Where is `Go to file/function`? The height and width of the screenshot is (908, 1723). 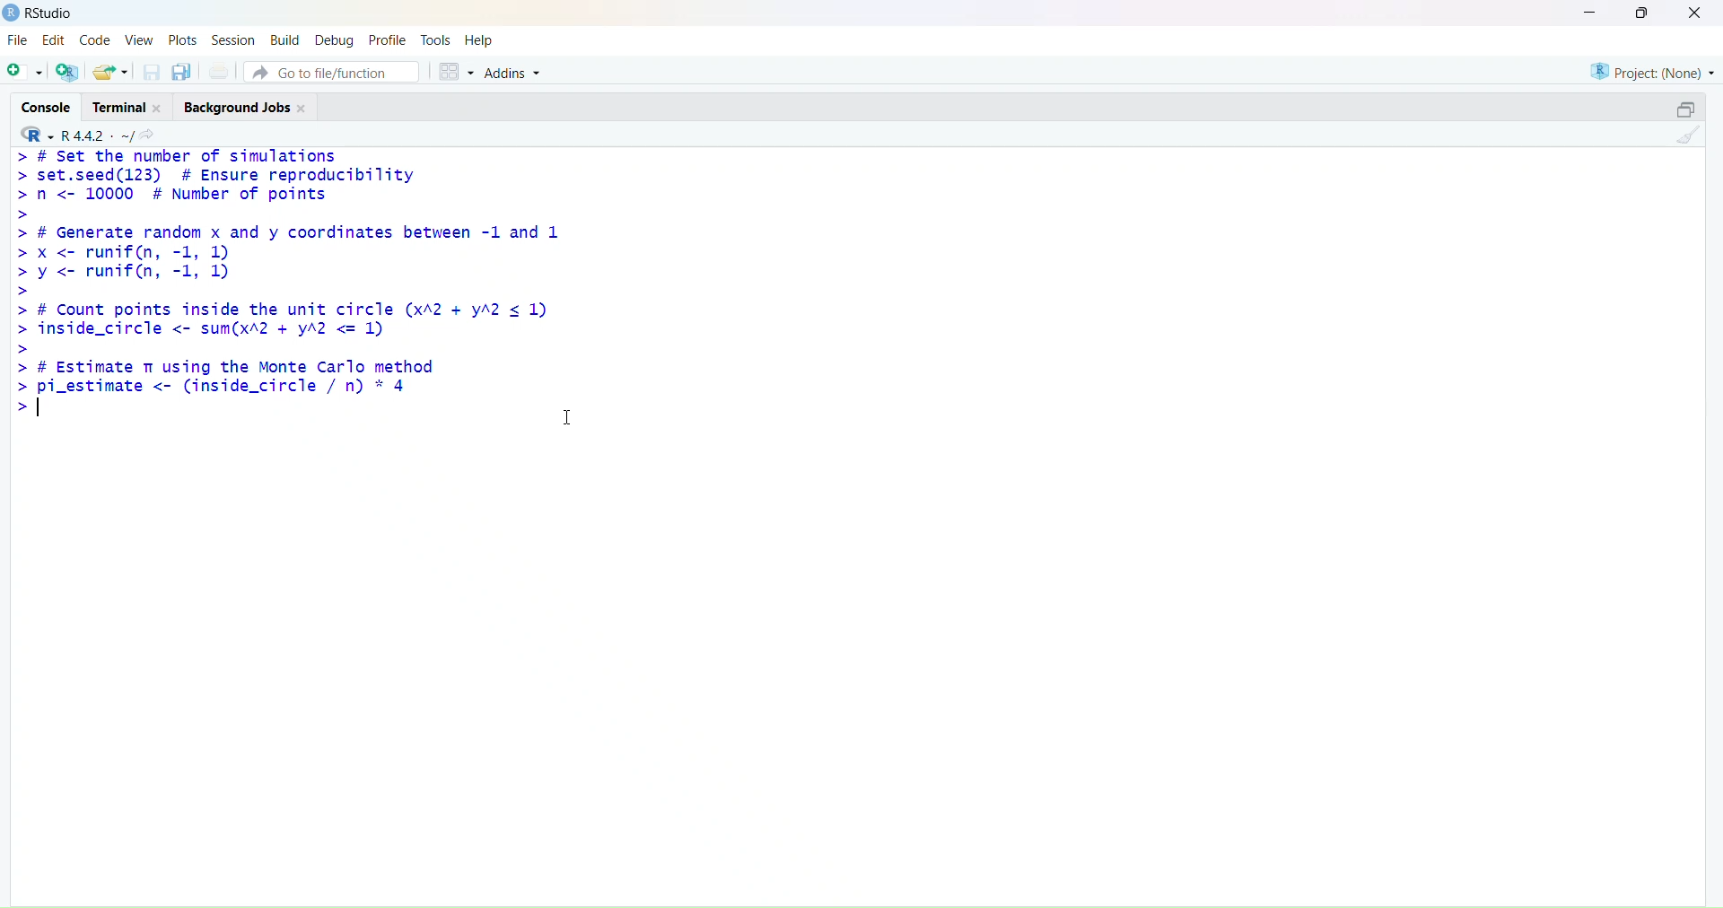 Go to file/function is located at coordinates (337, 73).